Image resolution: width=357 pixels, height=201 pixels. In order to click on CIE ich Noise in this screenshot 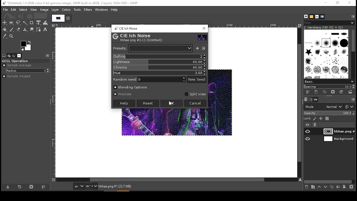, I will do `click(128, 28)`.